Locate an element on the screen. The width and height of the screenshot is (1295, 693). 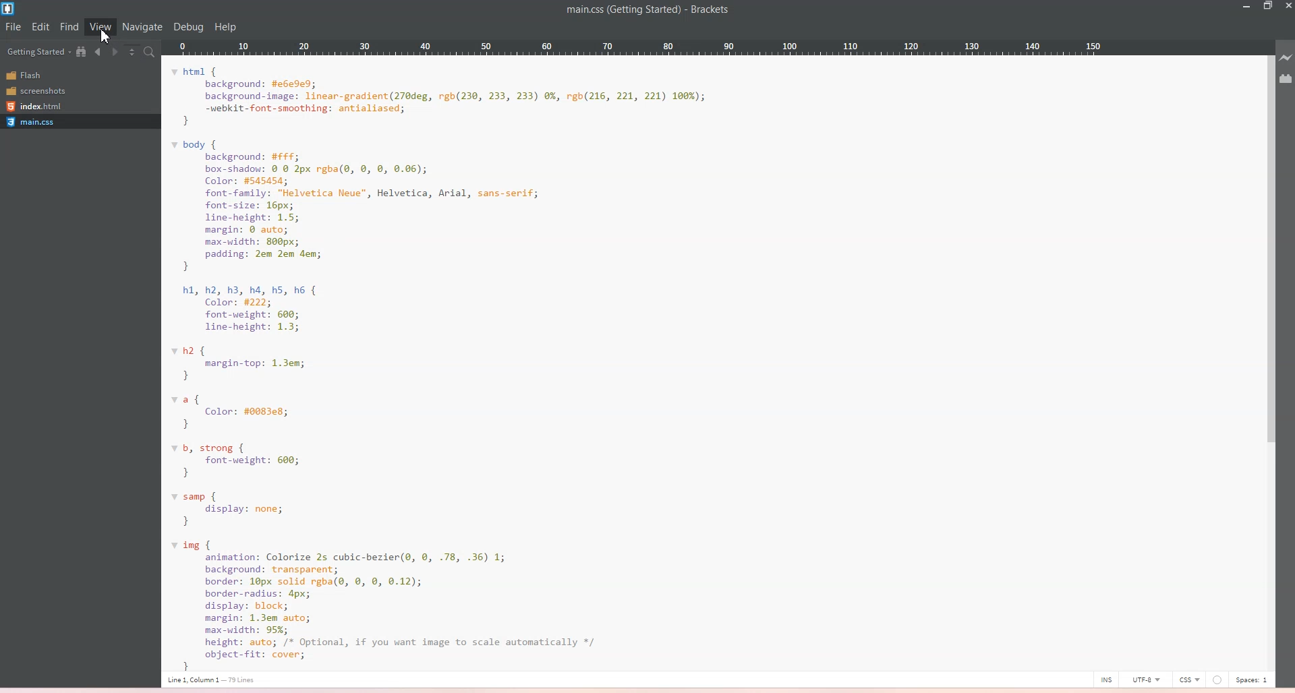
Show in the File Tree is located at coordinates (84, 51).